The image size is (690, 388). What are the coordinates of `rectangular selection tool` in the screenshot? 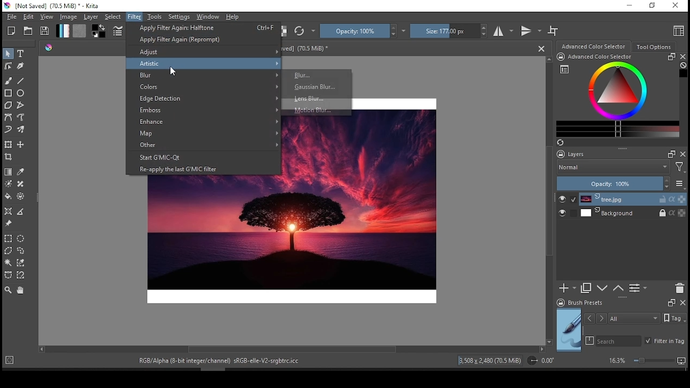 It's located at (9, 239).